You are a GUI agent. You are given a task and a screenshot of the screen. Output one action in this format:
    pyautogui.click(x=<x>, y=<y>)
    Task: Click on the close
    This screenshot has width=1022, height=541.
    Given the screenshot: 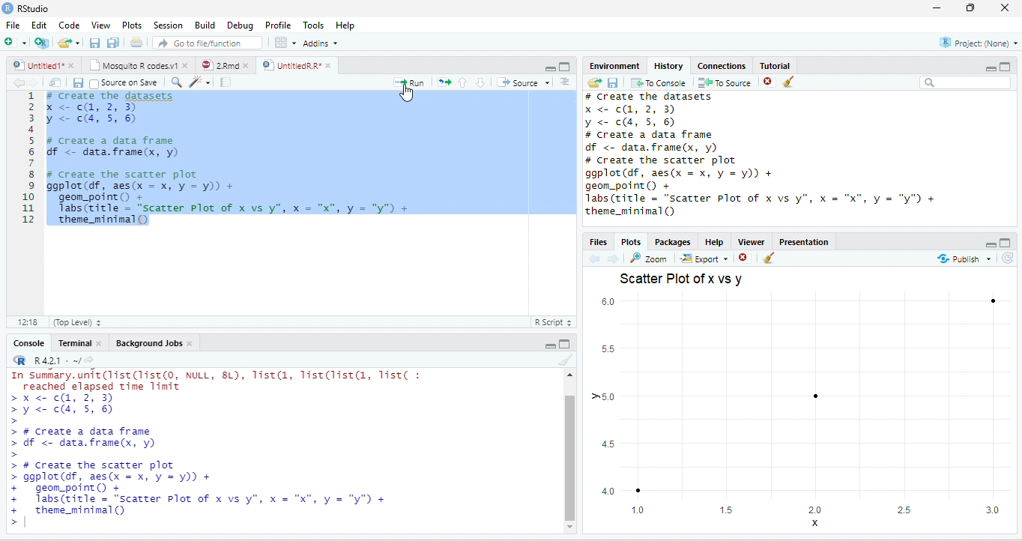 What is the action you would take?
    pyautogui.click(x=71, y=65)
    